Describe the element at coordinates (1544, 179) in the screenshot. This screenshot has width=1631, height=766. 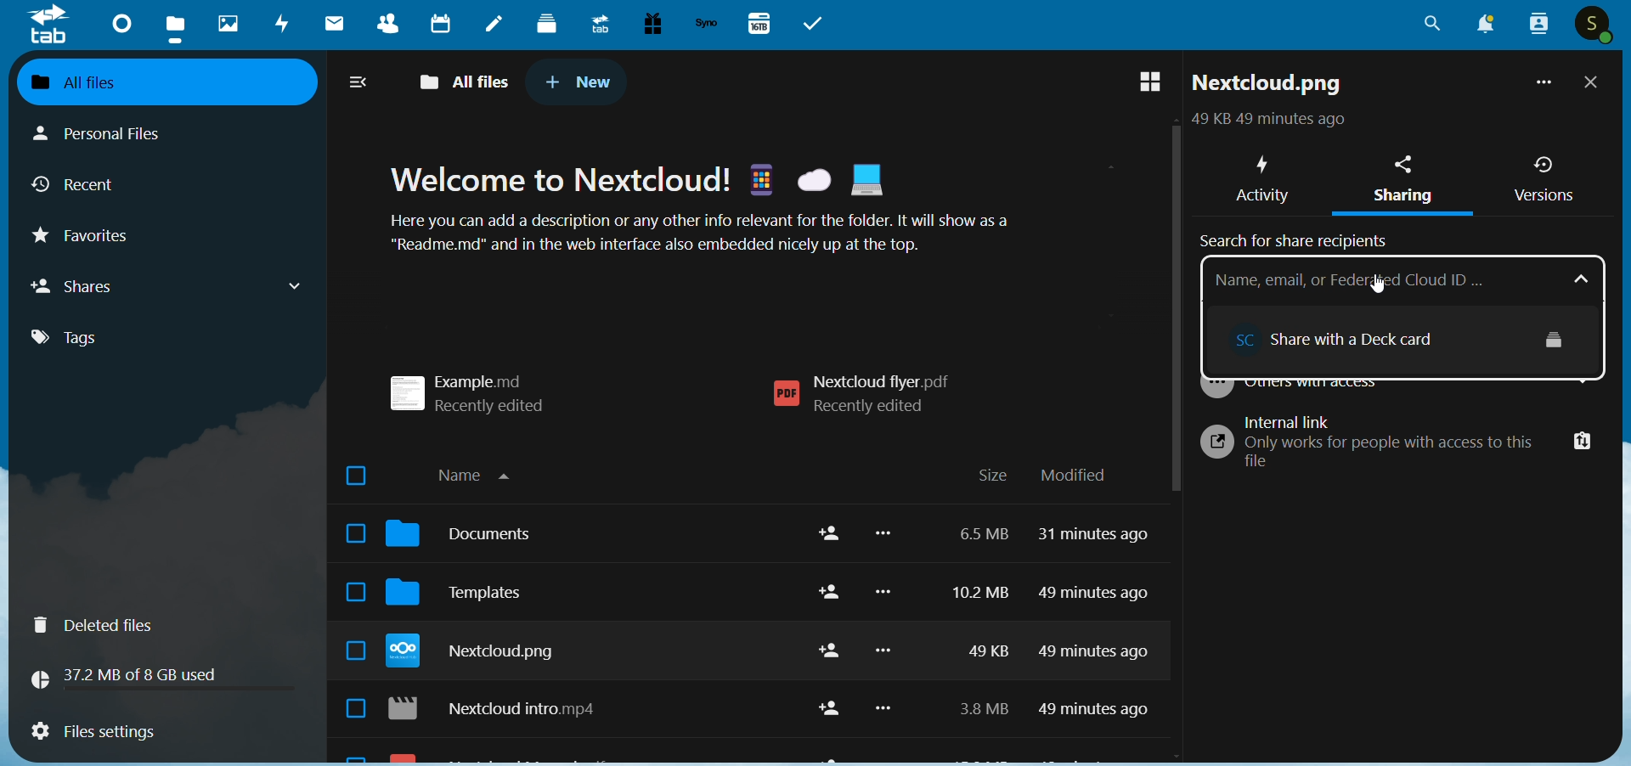
I see `versions` at that location.